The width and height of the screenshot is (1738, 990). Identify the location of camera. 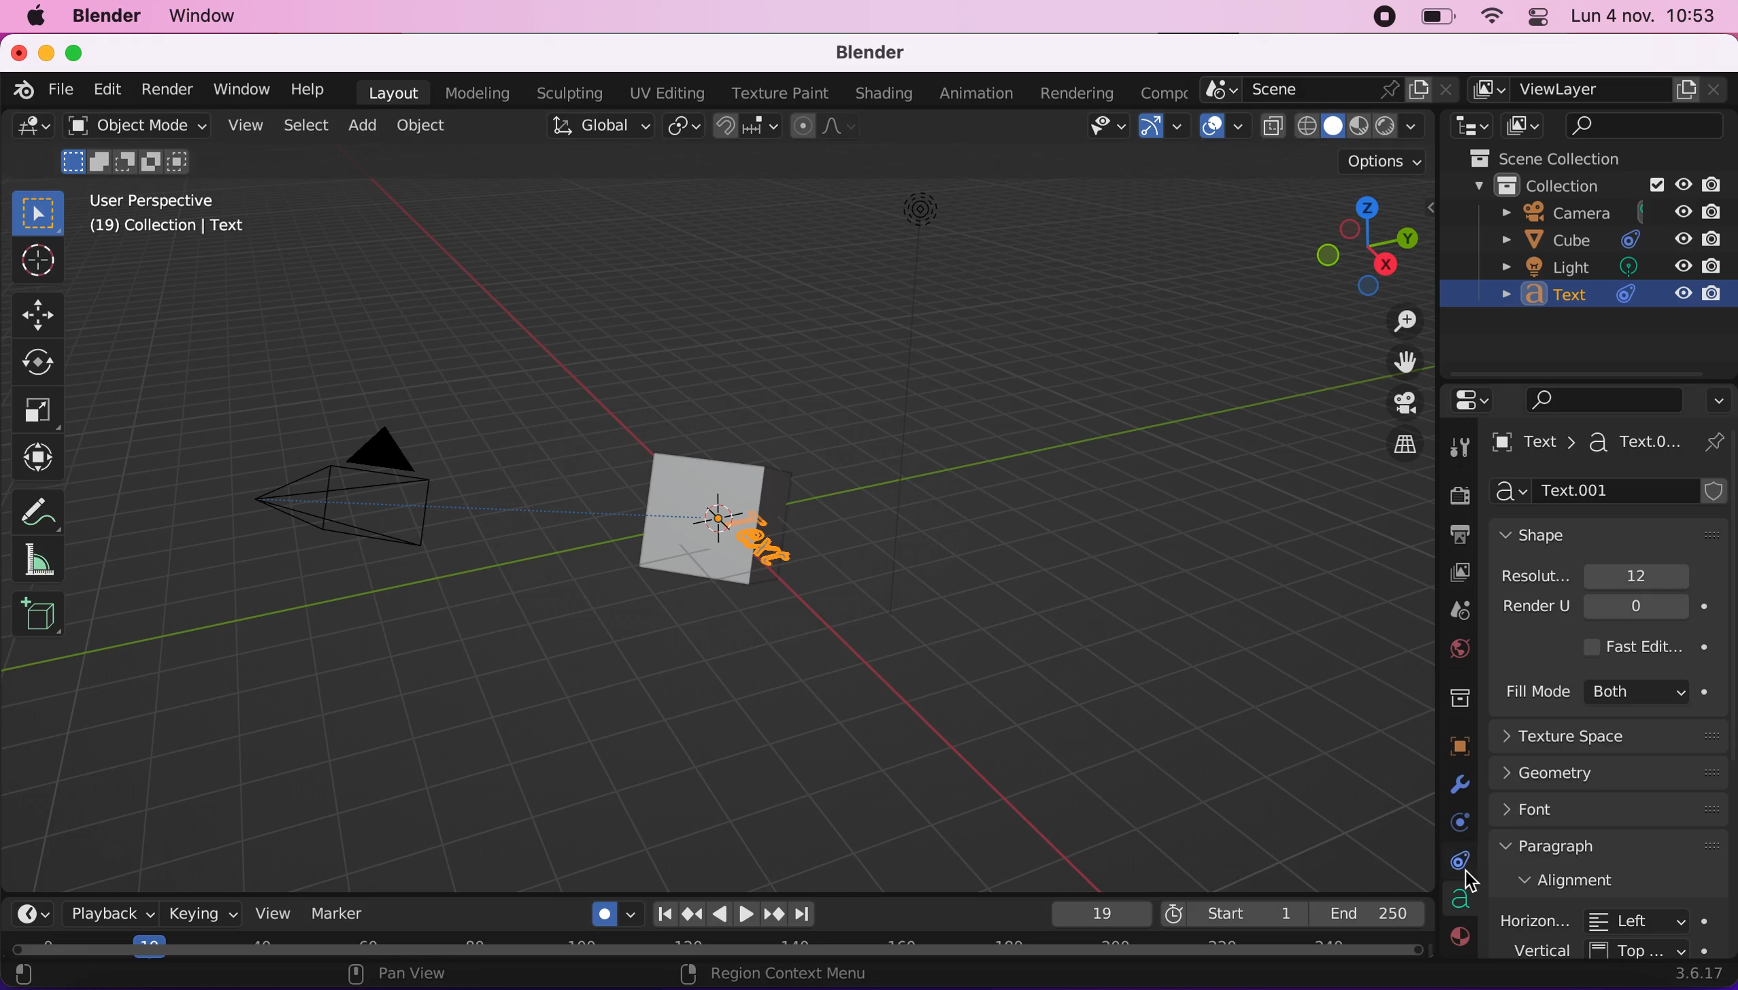
(1599, 214).